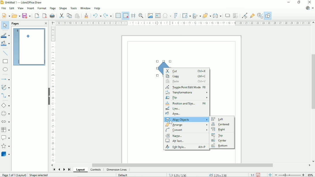  Describe the element at coordinates (313, 161) in the screenshot. I see `Vertical scroll button` at that location.